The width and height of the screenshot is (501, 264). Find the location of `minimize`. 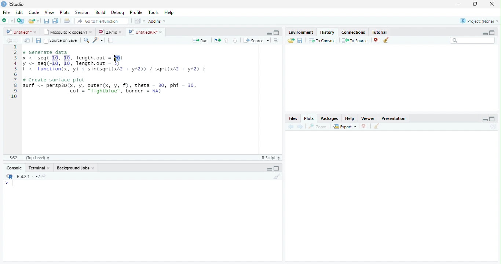

minimize is located at coordinates (485, 33).